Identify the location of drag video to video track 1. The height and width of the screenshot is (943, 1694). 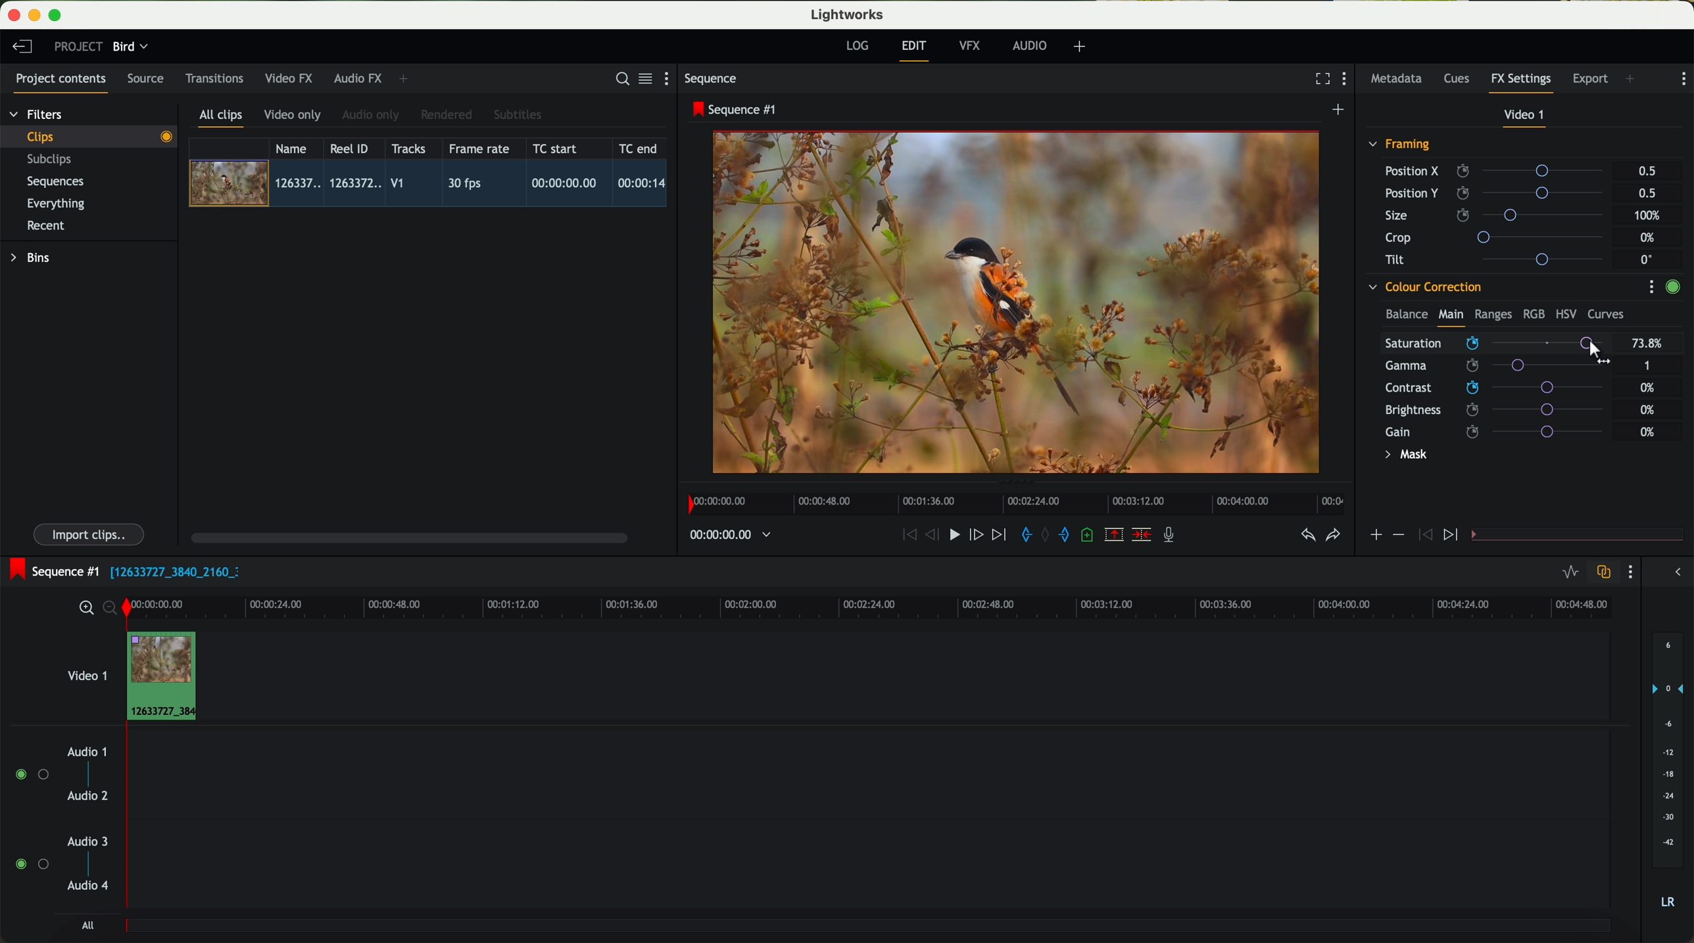
(167, 677).